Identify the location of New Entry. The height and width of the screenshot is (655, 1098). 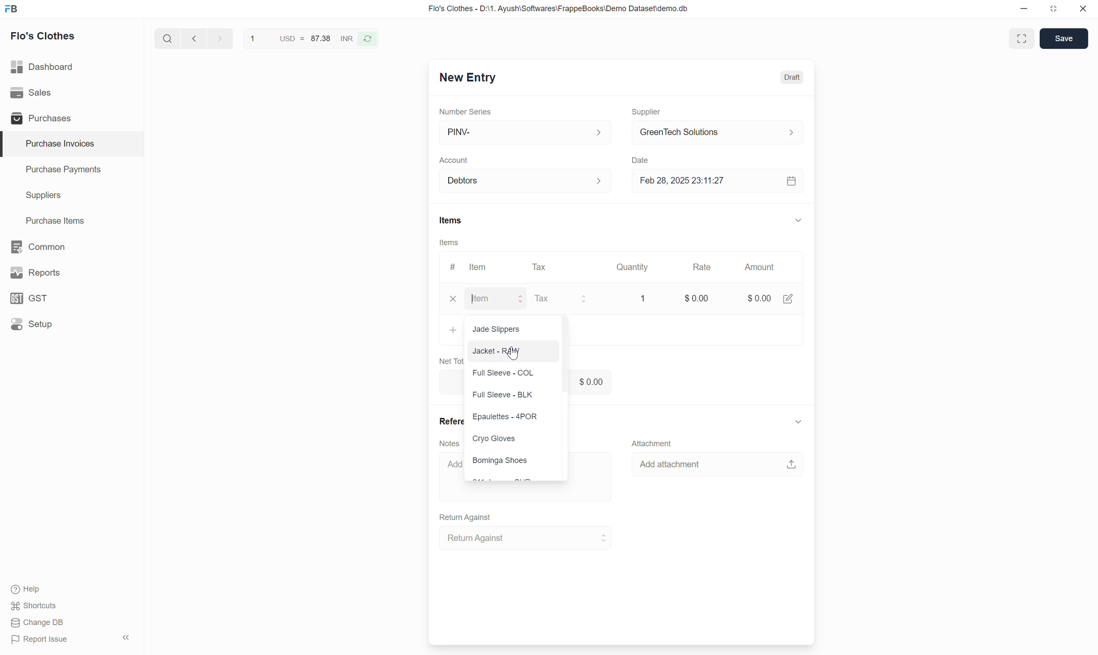
(468, 78).